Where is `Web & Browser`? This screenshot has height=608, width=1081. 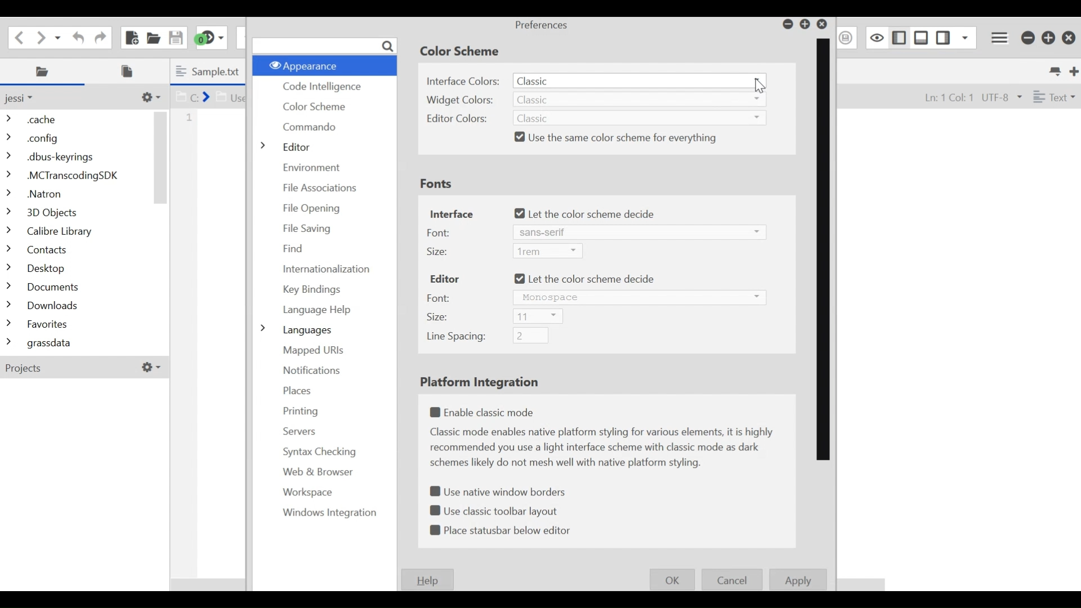
Web & Browser is located at coordinates (316, 472).